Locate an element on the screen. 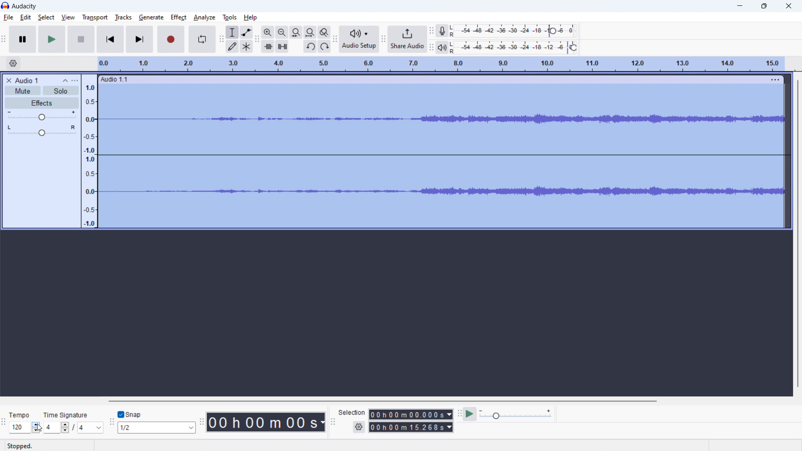 This screenshot has width=802, height=451. volume is located at coordinates (41, 115).